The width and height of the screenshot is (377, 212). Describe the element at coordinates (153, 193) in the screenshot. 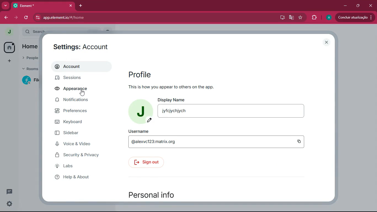

I see `Personal info` at that location.